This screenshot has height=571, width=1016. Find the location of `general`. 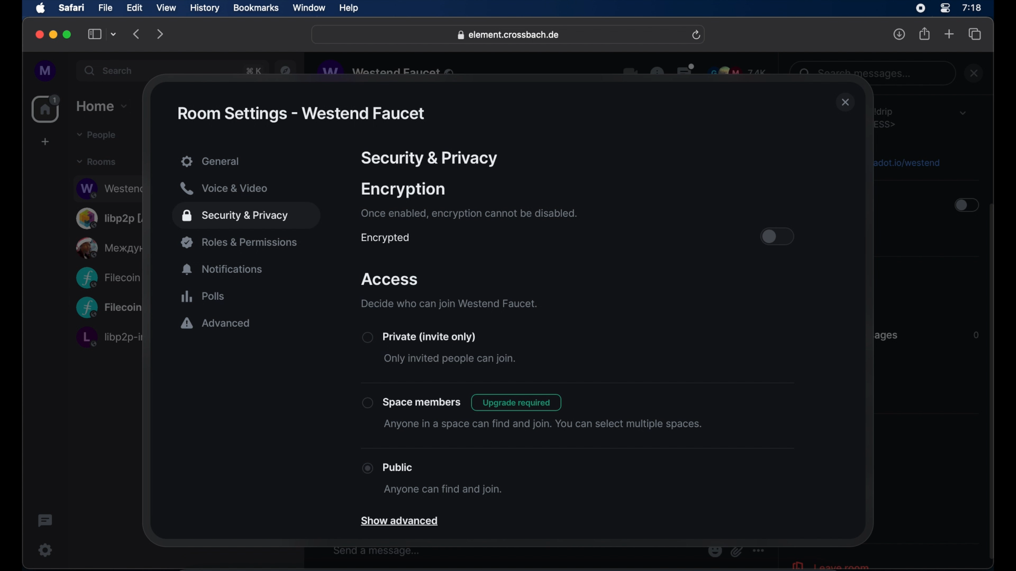

general is located at coordinates (248, 162).